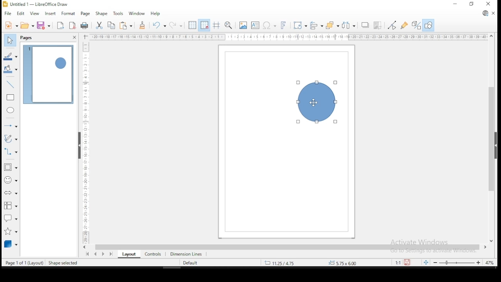  Describe the element at coordinates (283, 24) in the screenshot. I see `insert fontwork text` at that location.